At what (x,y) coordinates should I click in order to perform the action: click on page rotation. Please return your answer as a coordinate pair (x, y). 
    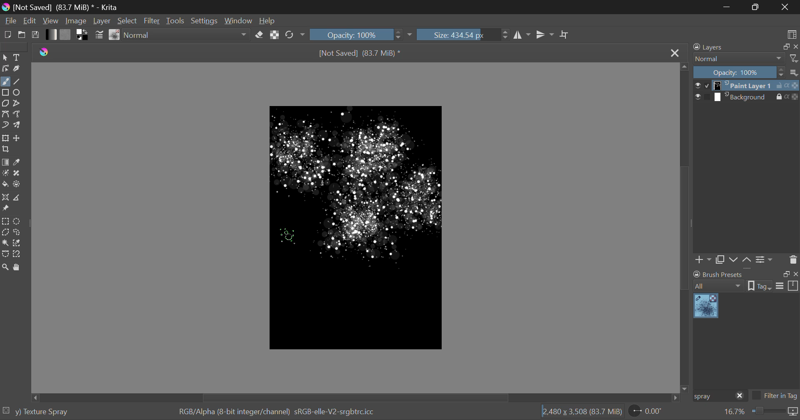
    Looking at the image, I should click on (646, 410).